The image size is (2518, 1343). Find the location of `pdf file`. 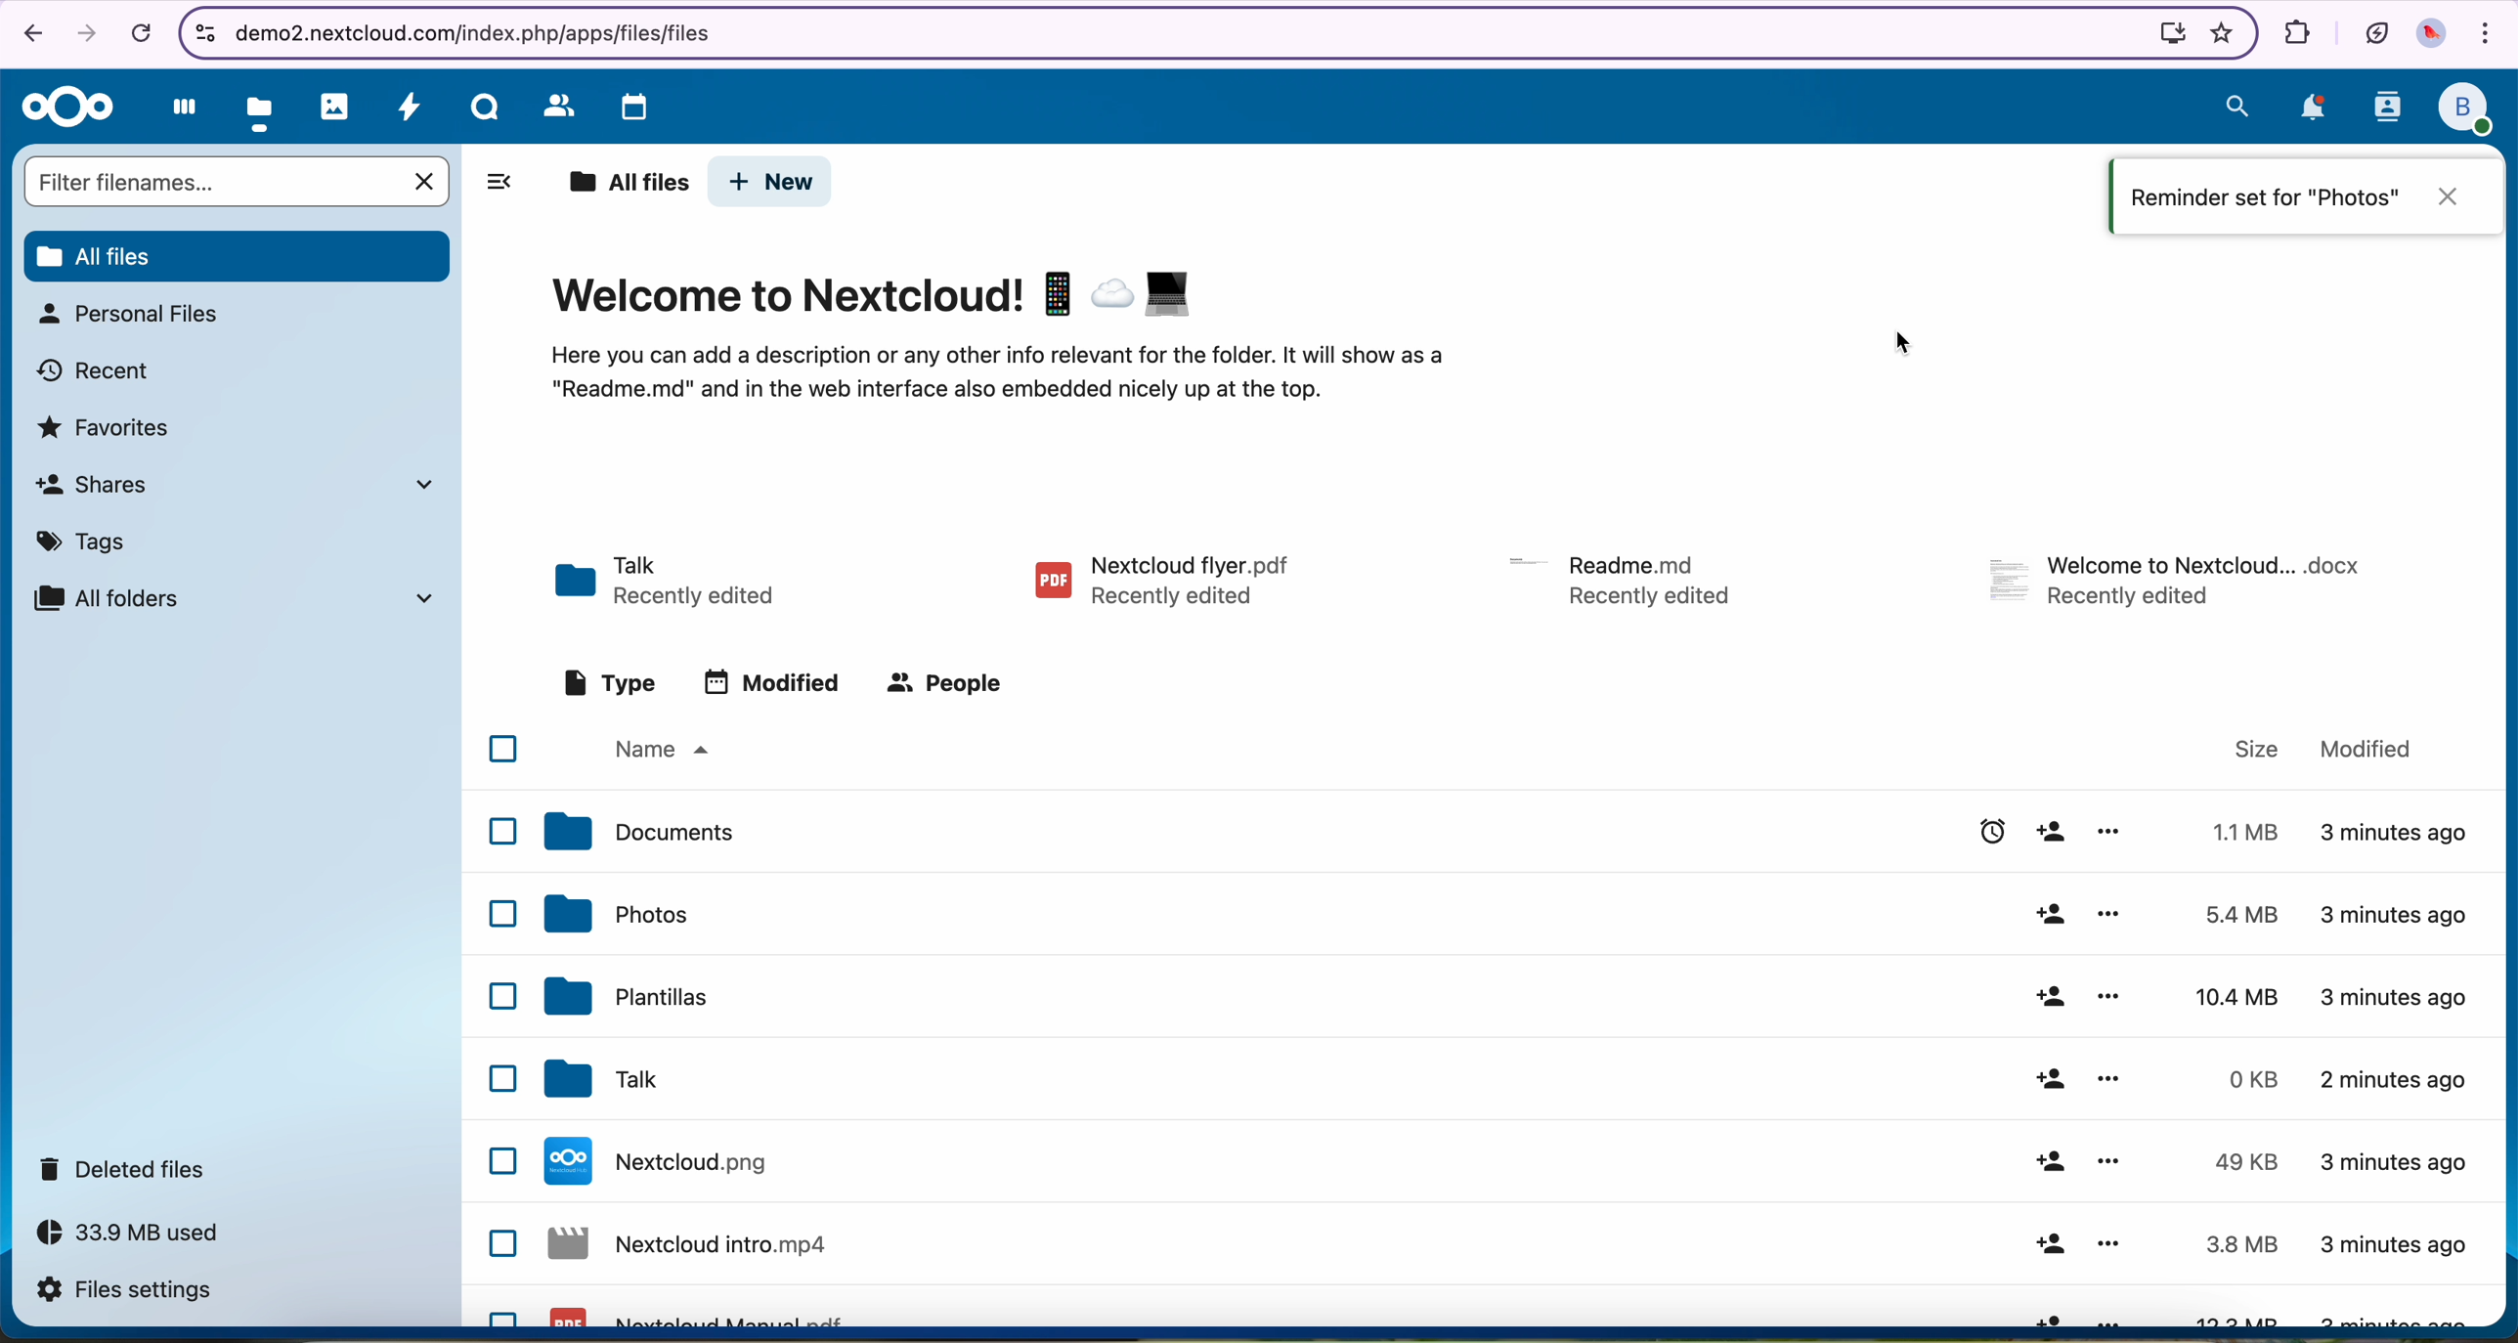

pdf file is located at coordinates (1161, 577).